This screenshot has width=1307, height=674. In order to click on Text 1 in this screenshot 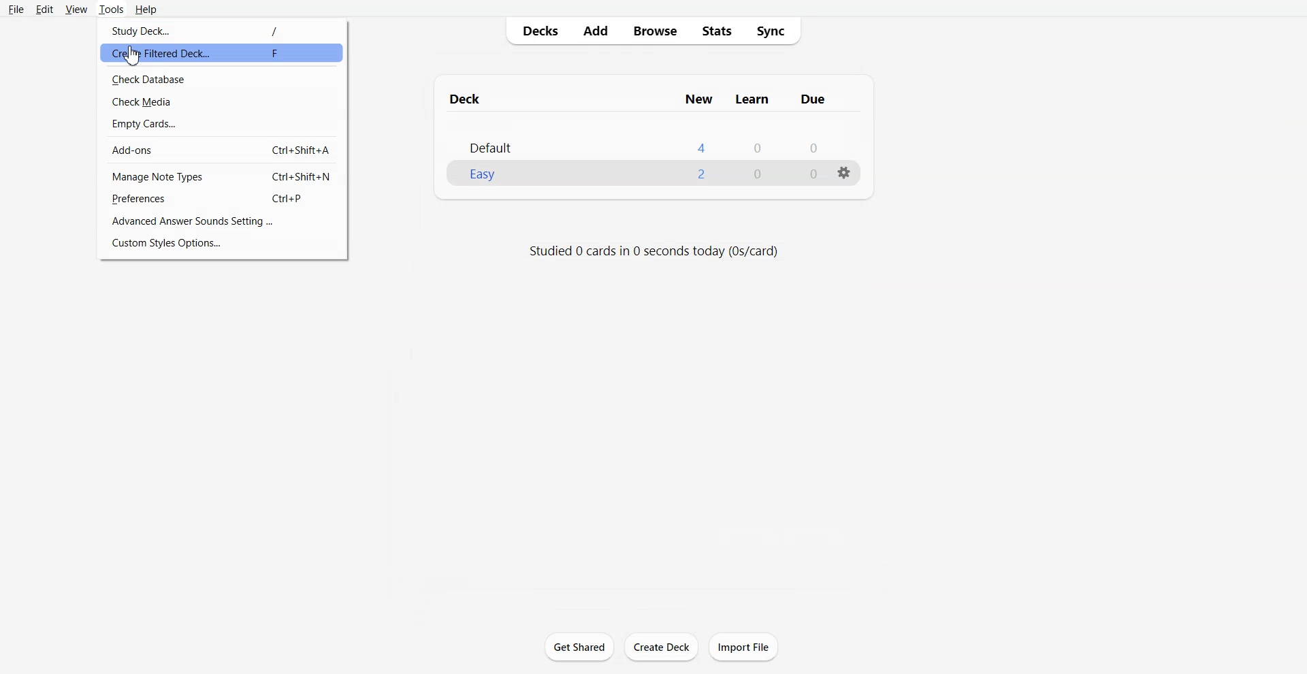, I will do `click(636, 97)`.